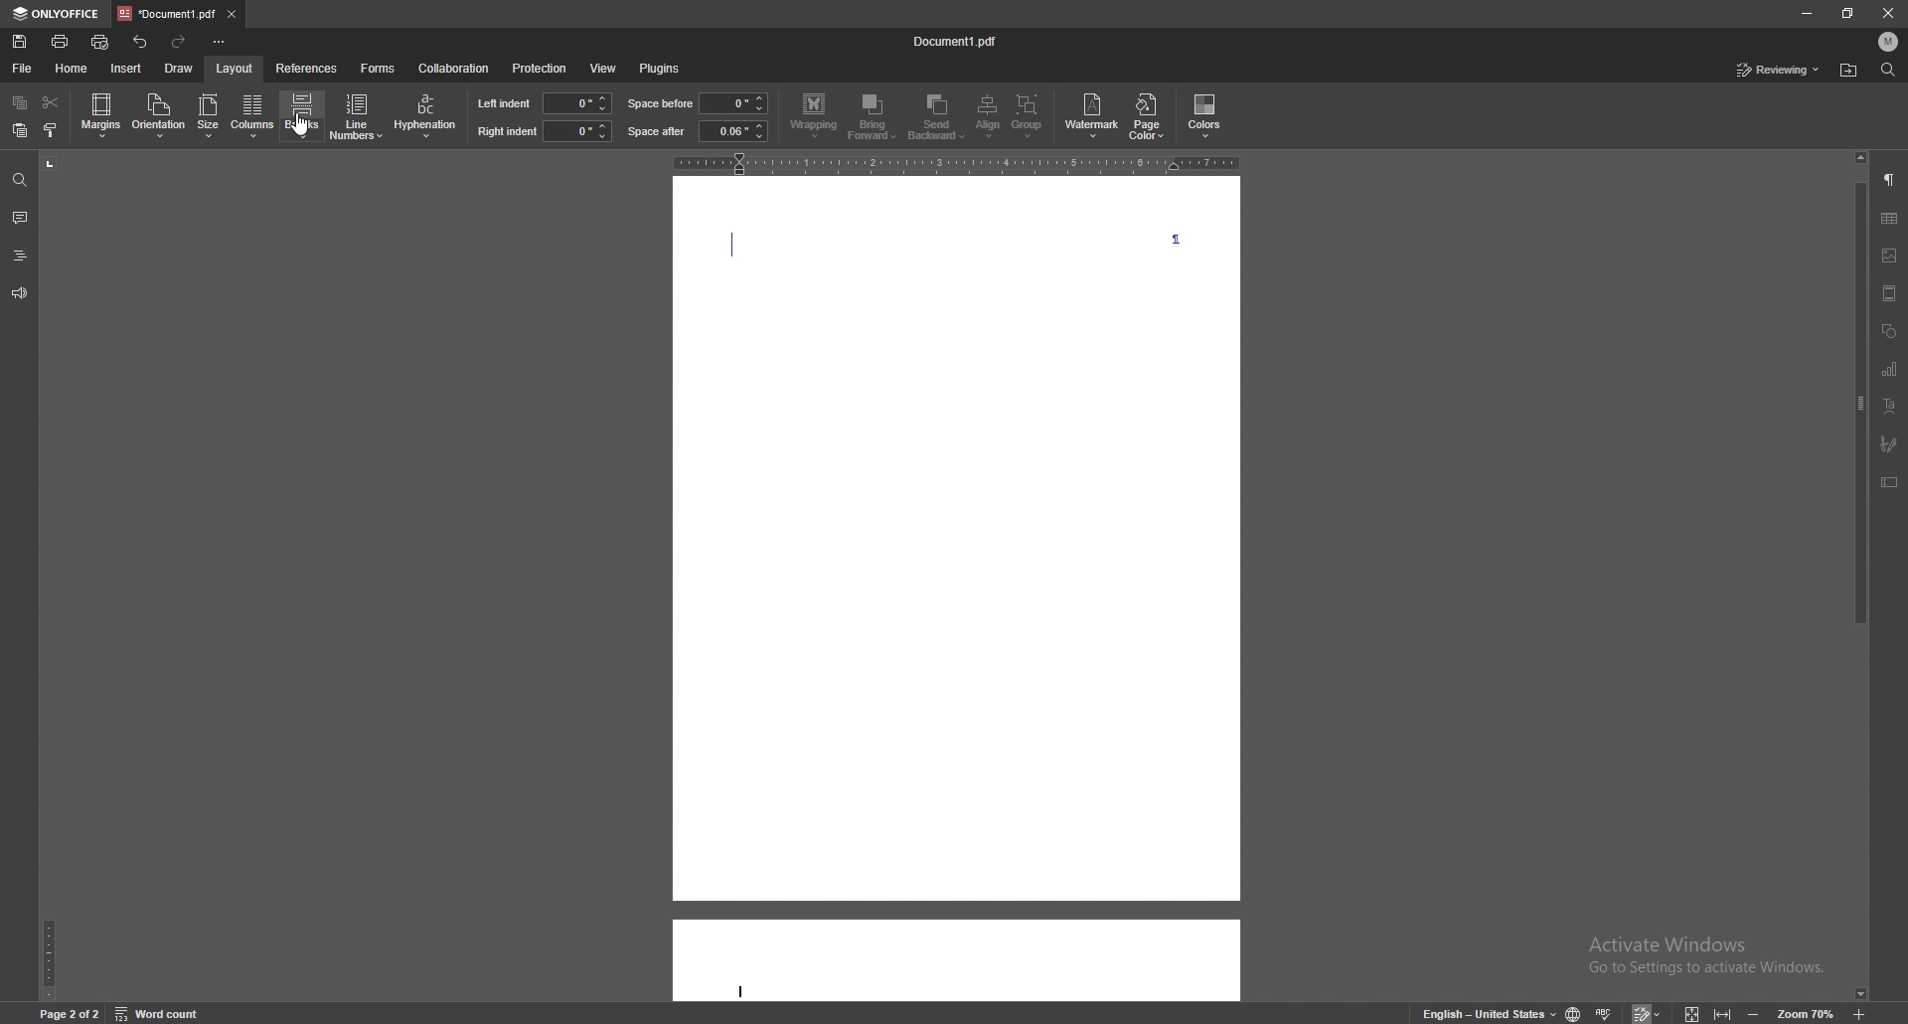 Image resolution: width=1908 pixels, height=1024 pixels. What do you see at coordinates (1862, 1012) in the screenshot?
I see `Zoom in` at bounding box center [1862, 1012].